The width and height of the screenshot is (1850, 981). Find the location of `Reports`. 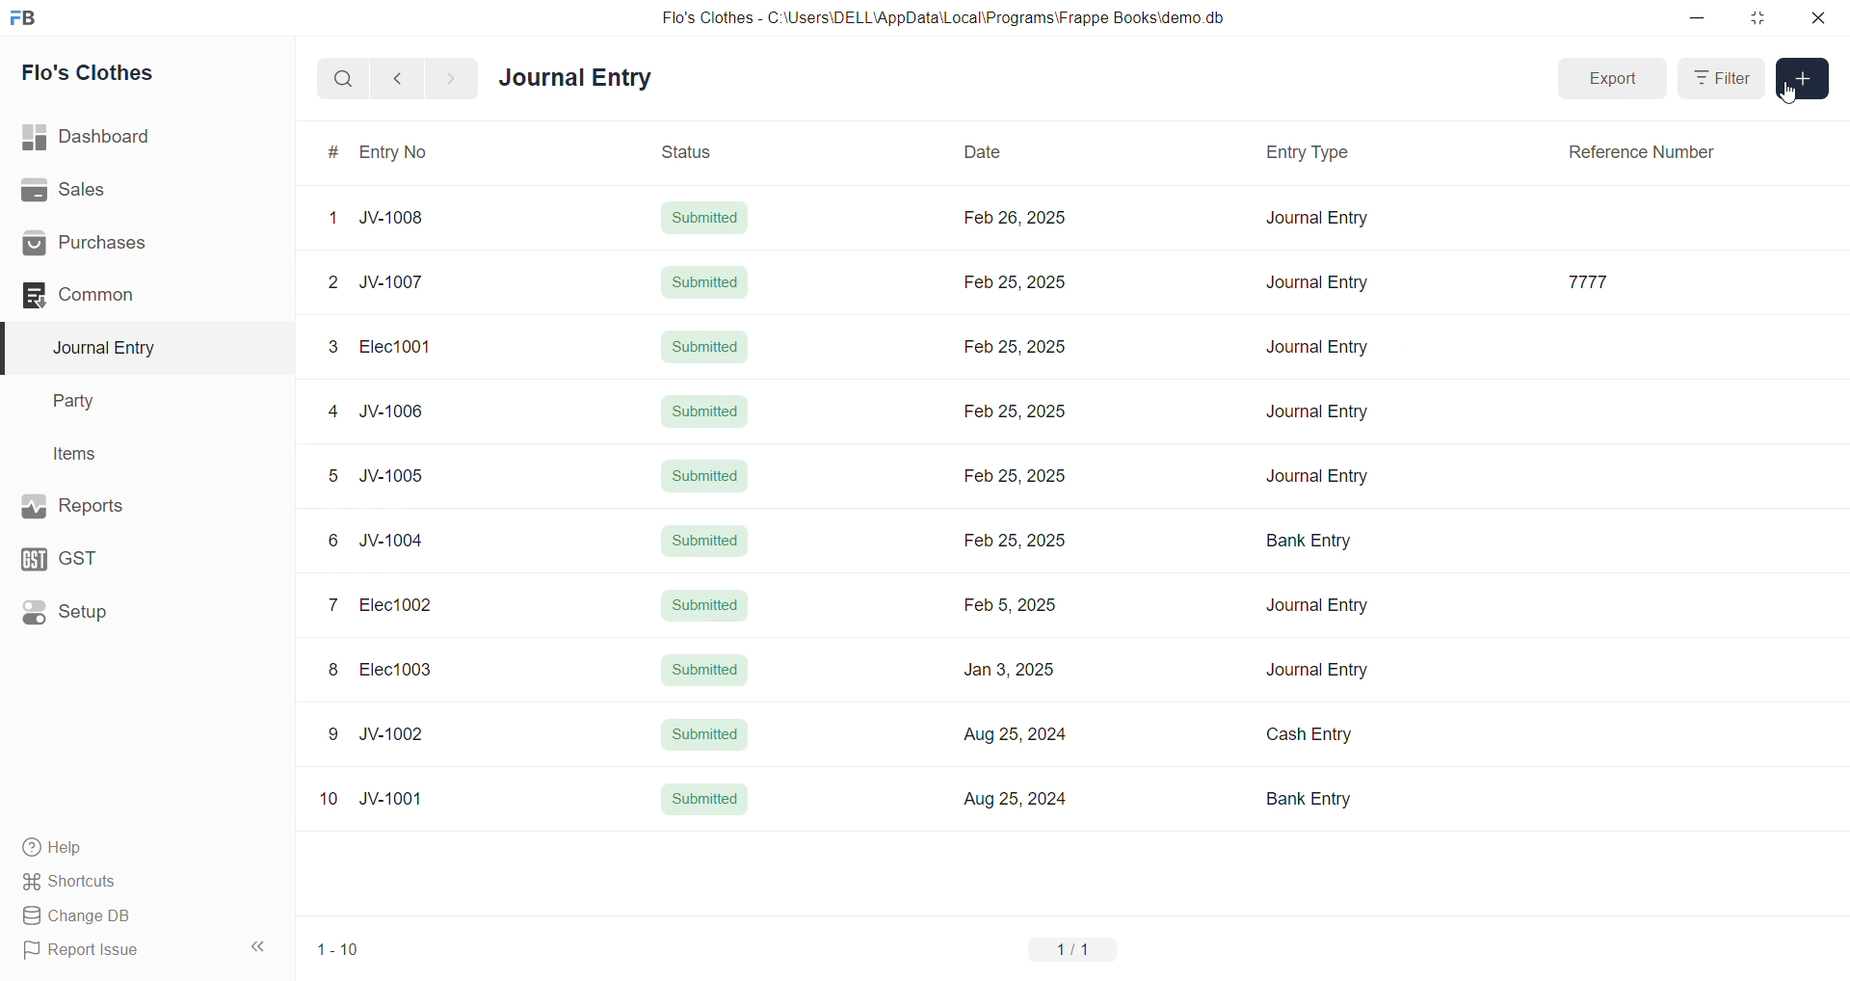

Reports is located at coordinates (114, 506).